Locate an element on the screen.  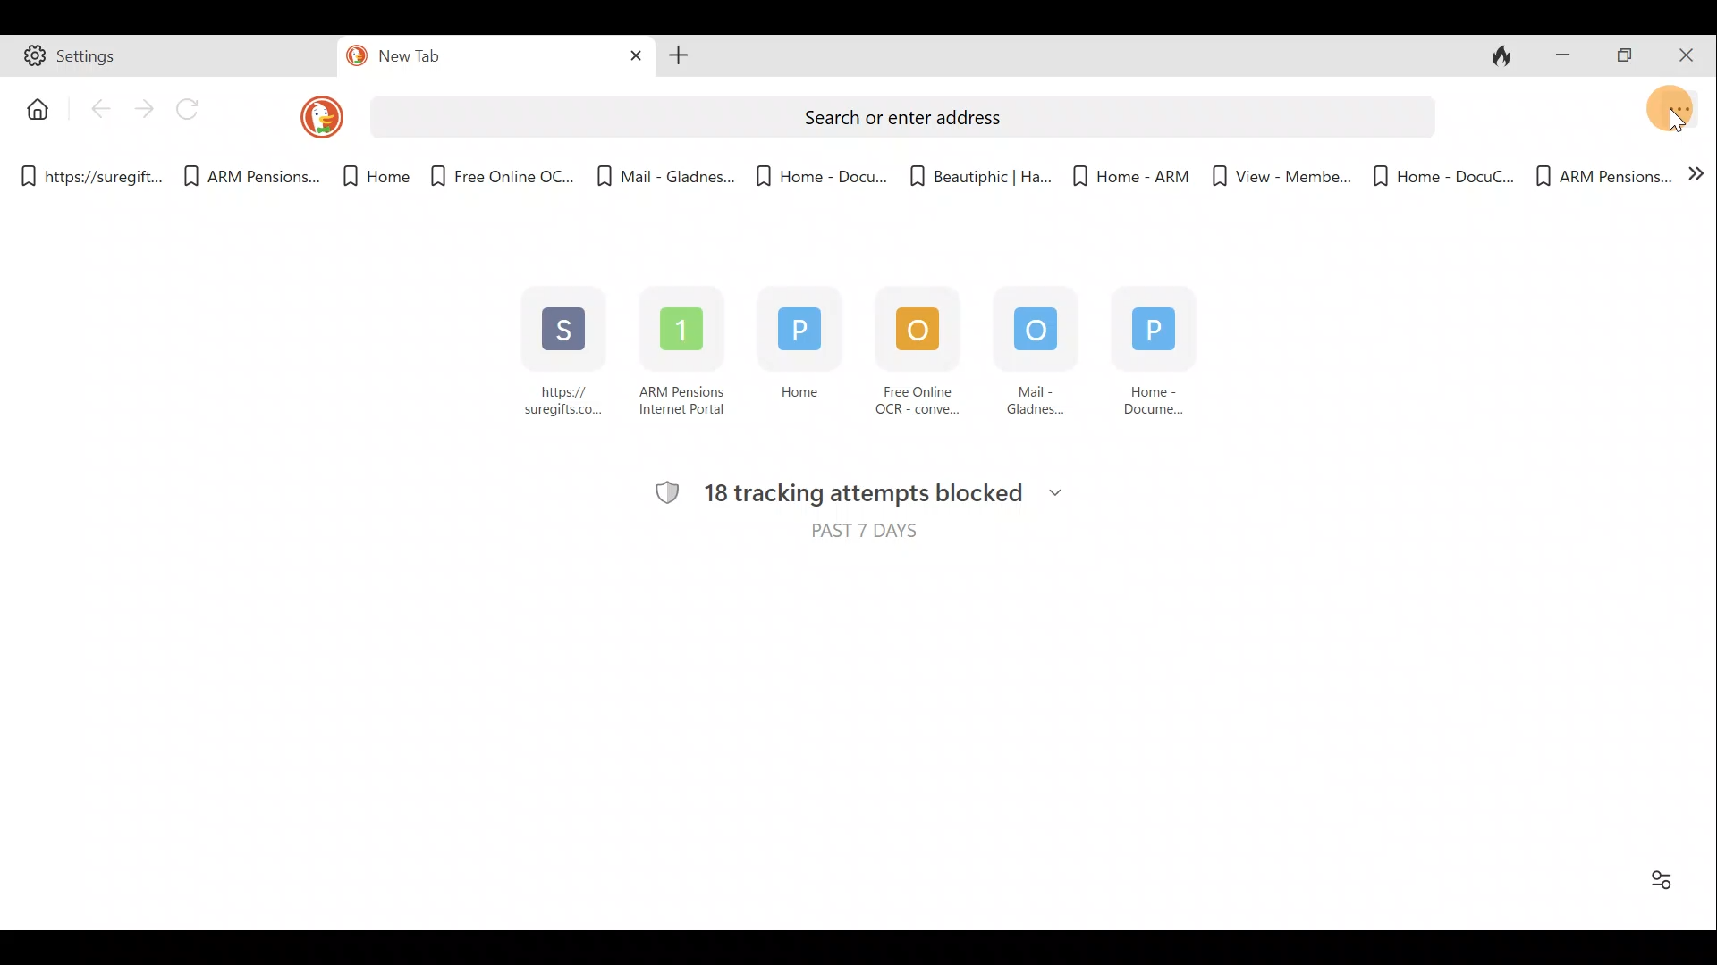
Close tab is located at coordinates (630, 56).